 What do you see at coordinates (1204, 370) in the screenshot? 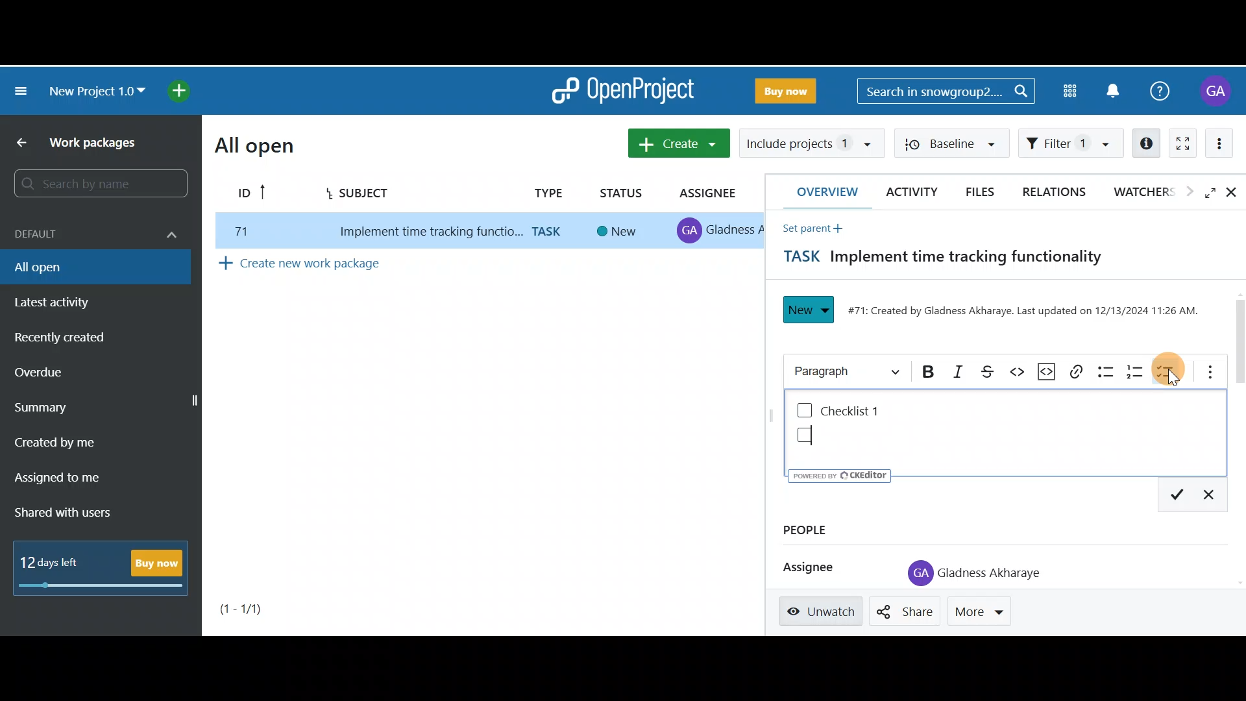
I see `More options` at bounding box center [1204, 370].